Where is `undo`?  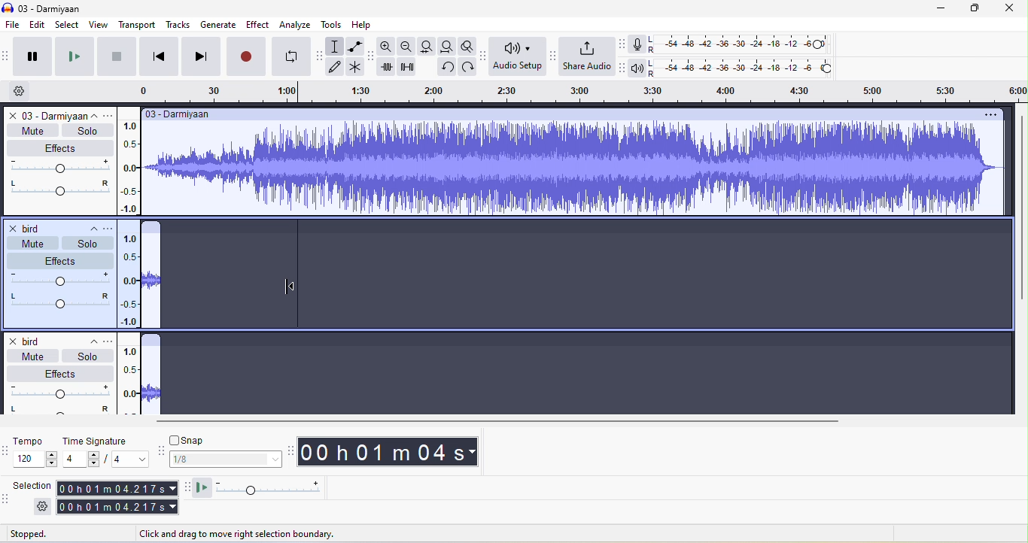 undo is located at coordinates (445, 66).